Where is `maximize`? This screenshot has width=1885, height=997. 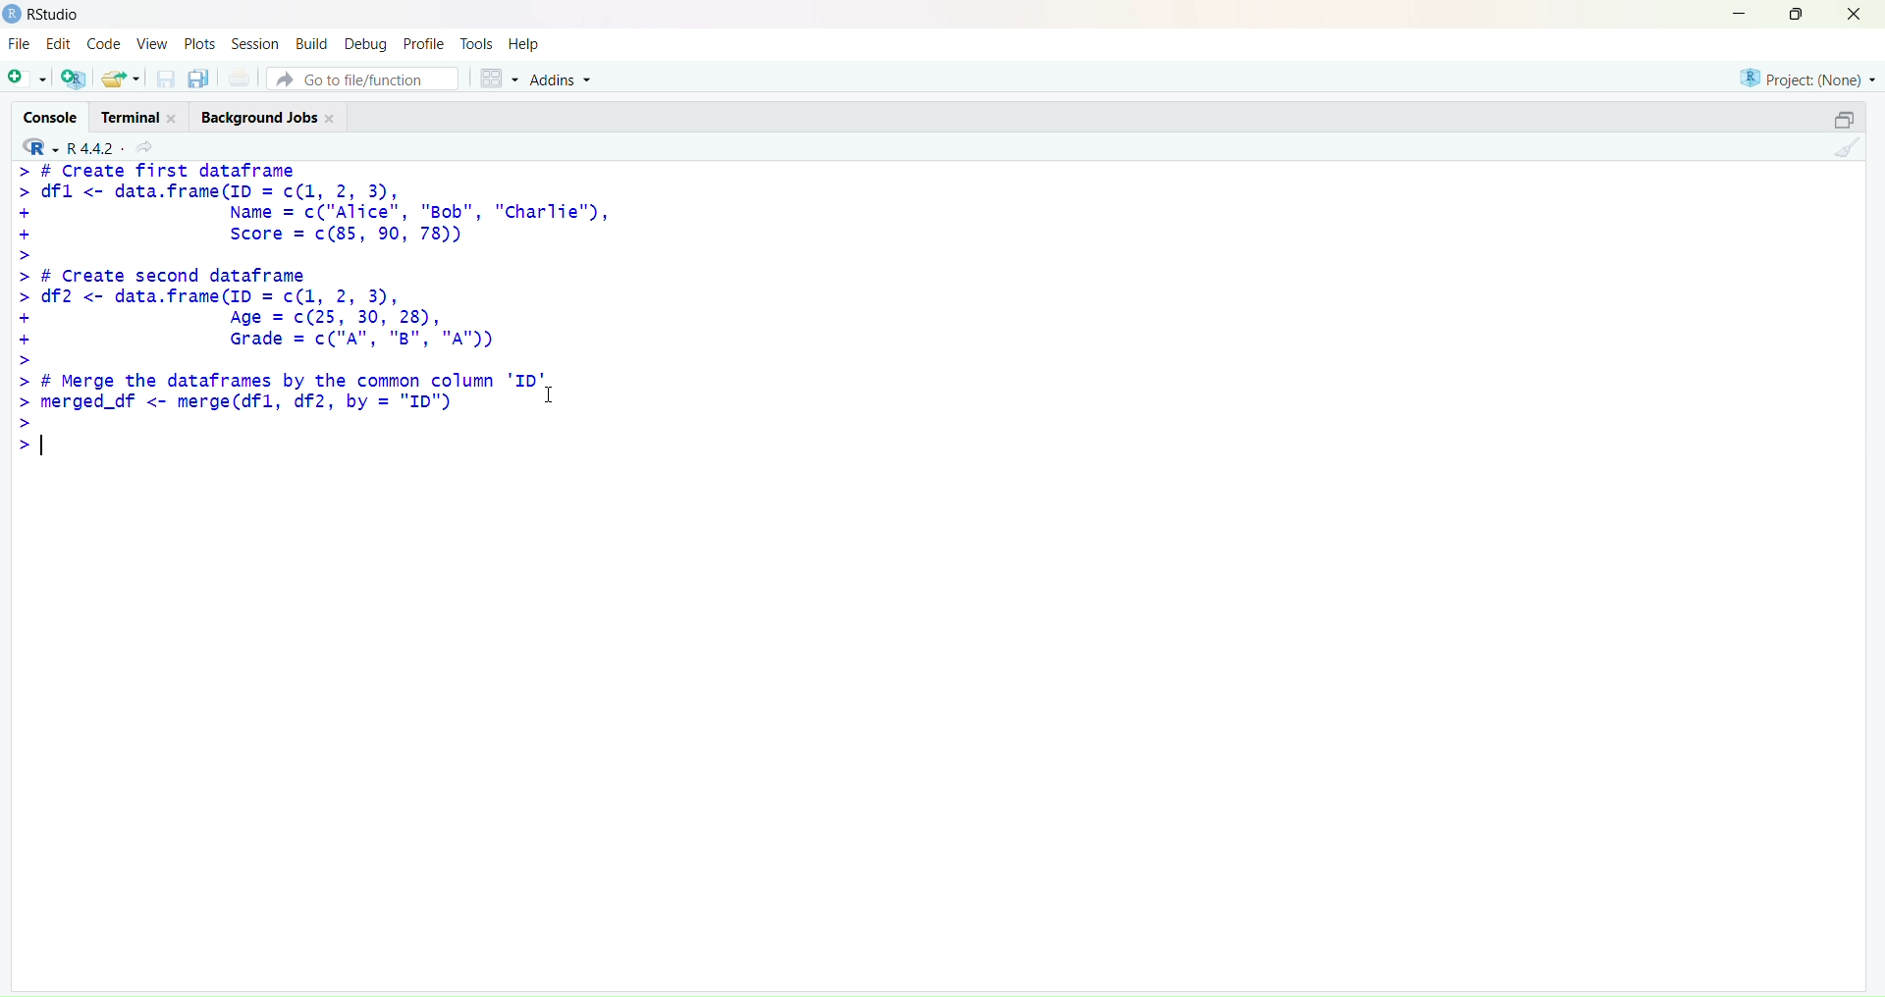 maximize is located at coordinates (1797, 12).